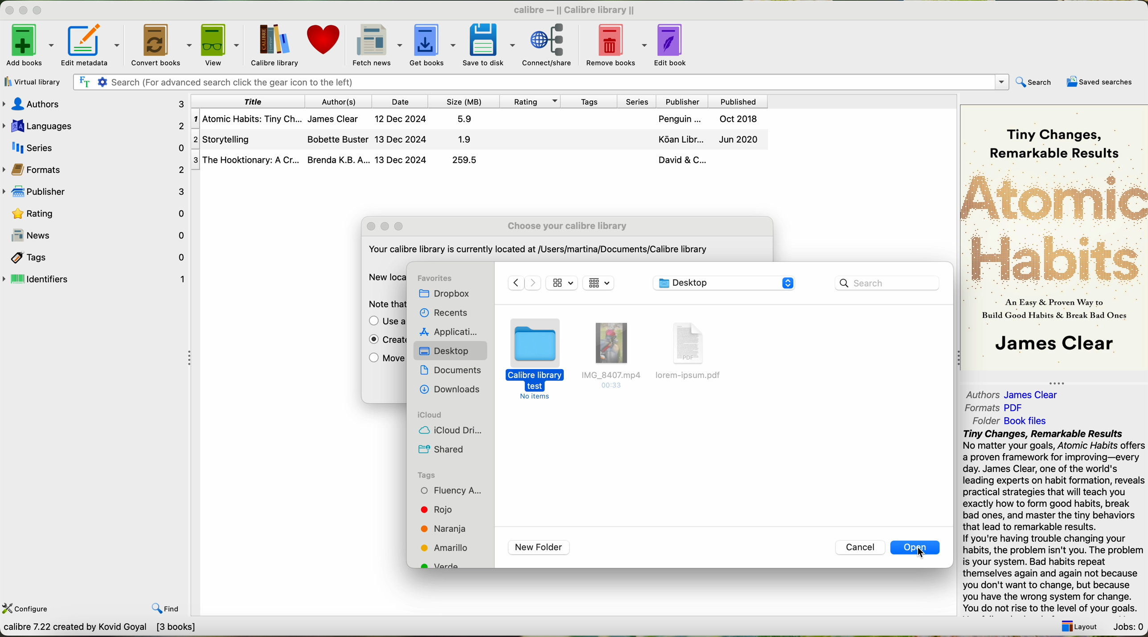  What do you see at coordinates (553, 44) in the screenshot?
I see `connect/share` at bounding box center [553, 44].